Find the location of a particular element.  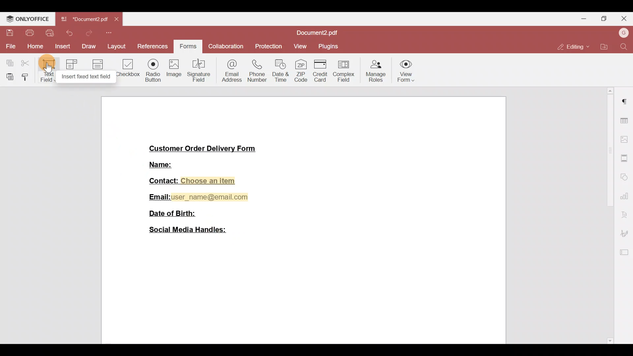

References is located at coordinates (152, 45).